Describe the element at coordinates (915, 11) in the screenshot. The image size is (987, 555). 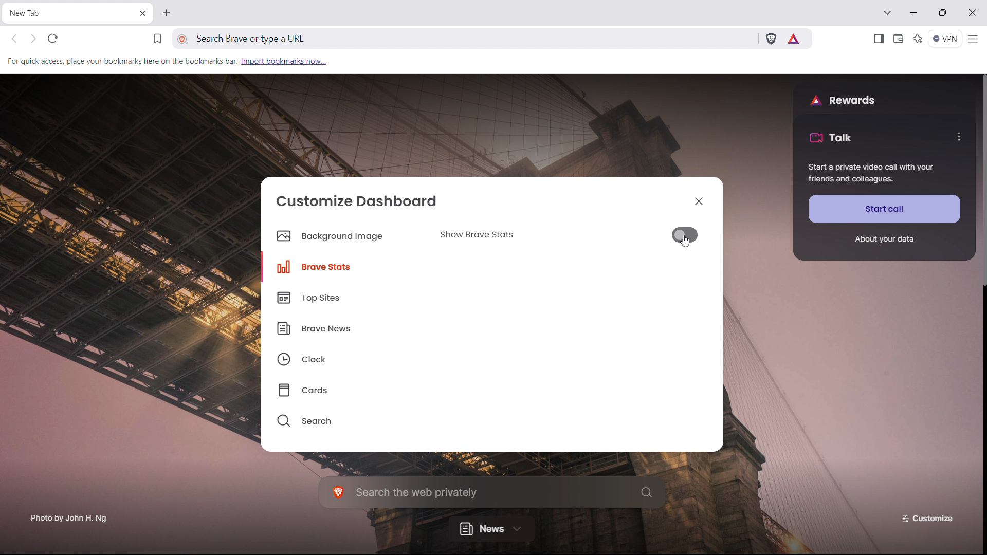
I see `minimize` at that location.